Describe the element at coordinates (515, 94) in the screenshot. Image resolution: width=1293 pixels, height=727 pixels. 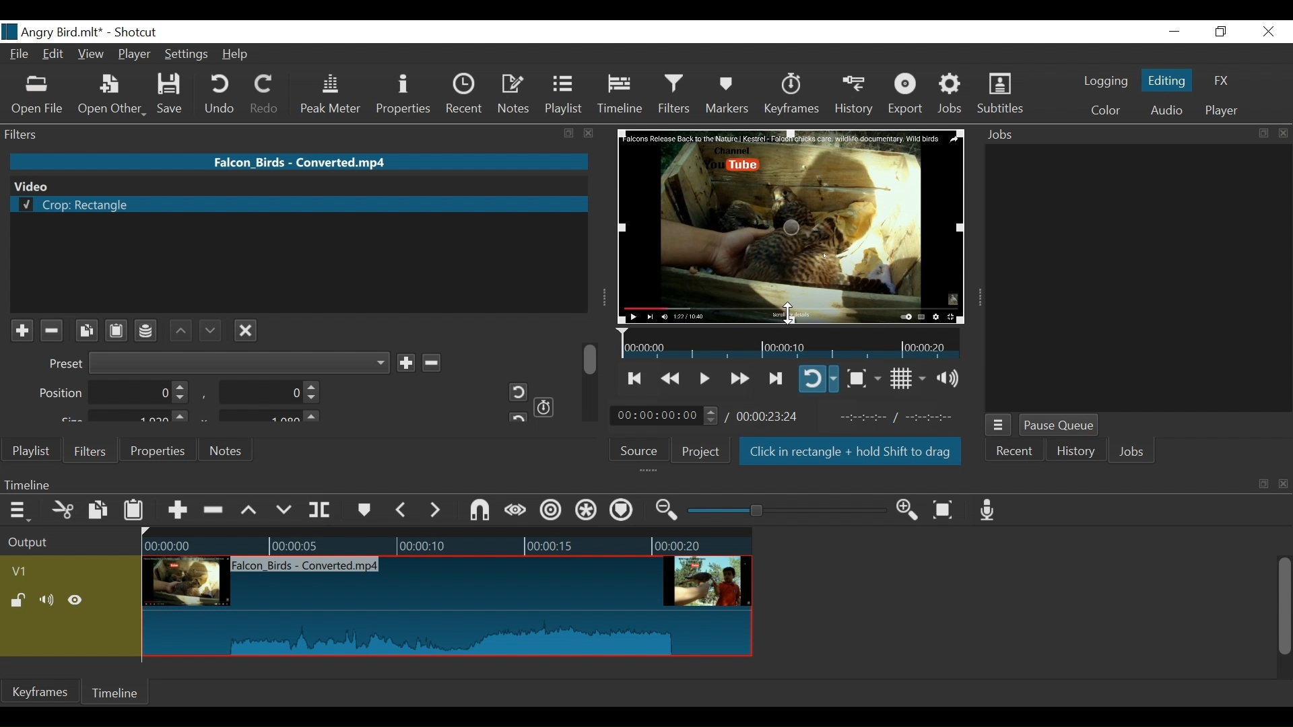
I see `Notes` at that location.